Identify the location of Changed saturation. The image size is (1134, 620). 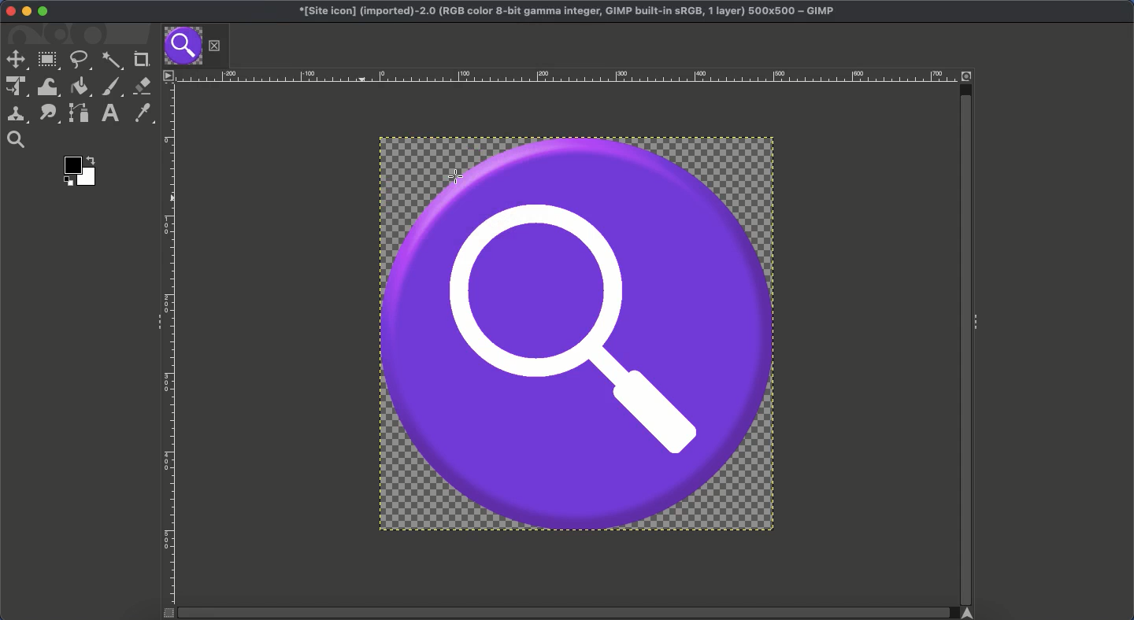
(576, 333).